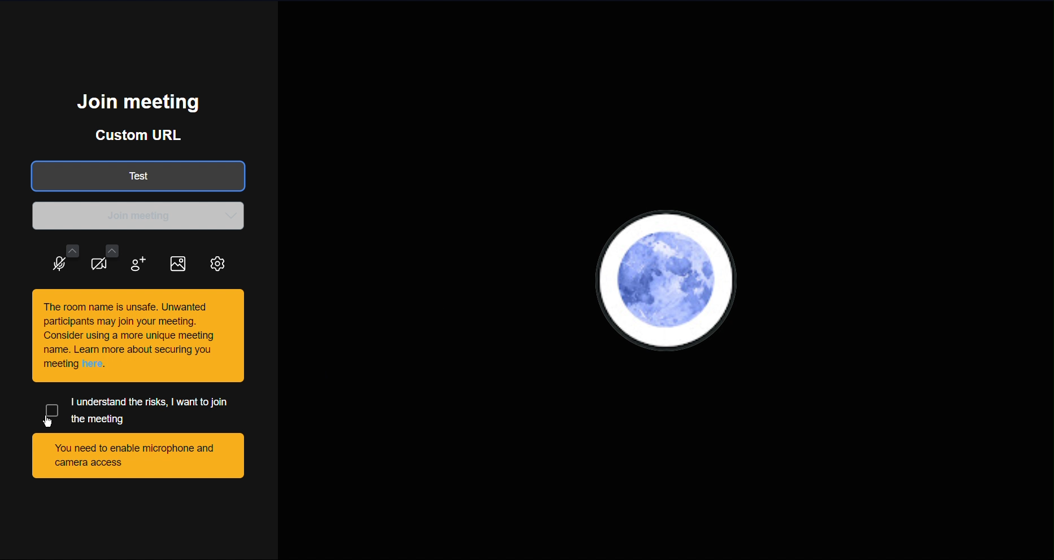  I want to click on Join meeting, so click(137, 102).